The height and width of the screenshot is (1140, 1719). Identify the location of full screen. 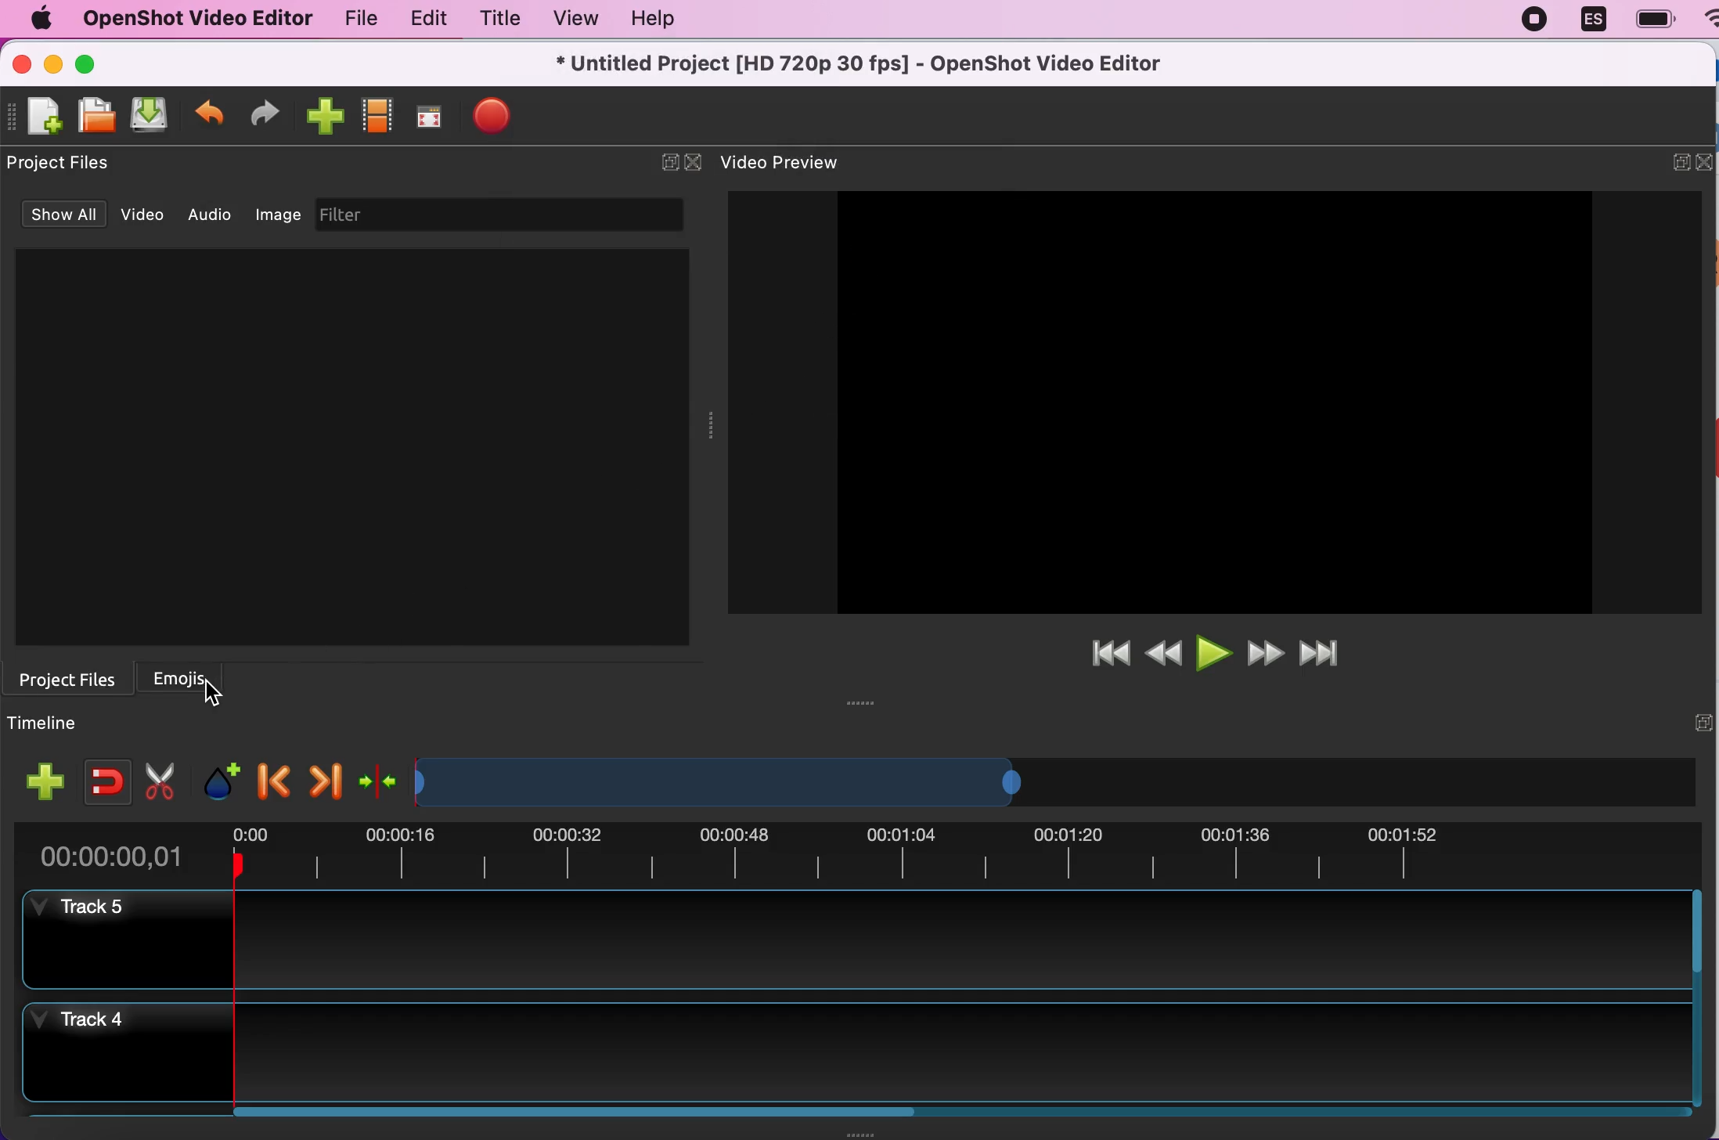
(429, 118).